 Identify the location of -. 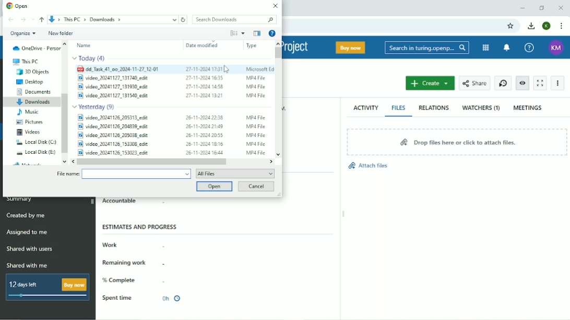
(164, 280).